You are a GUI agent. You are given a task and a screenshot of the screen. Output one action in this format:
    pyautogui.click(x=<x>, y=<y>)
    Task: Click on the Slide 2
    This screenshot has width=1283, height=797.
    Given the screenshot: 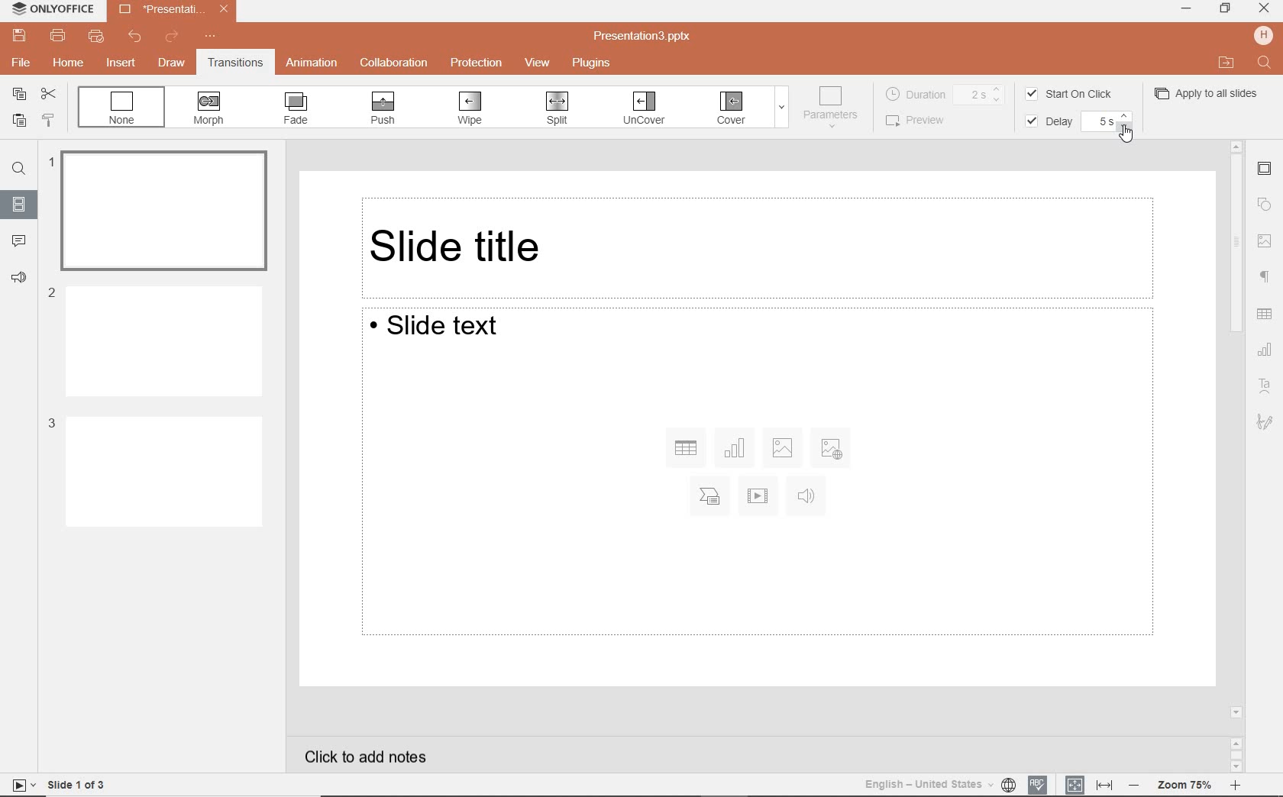 What is the action you would take?
    pyautogui.click(x=155, y=339)
    